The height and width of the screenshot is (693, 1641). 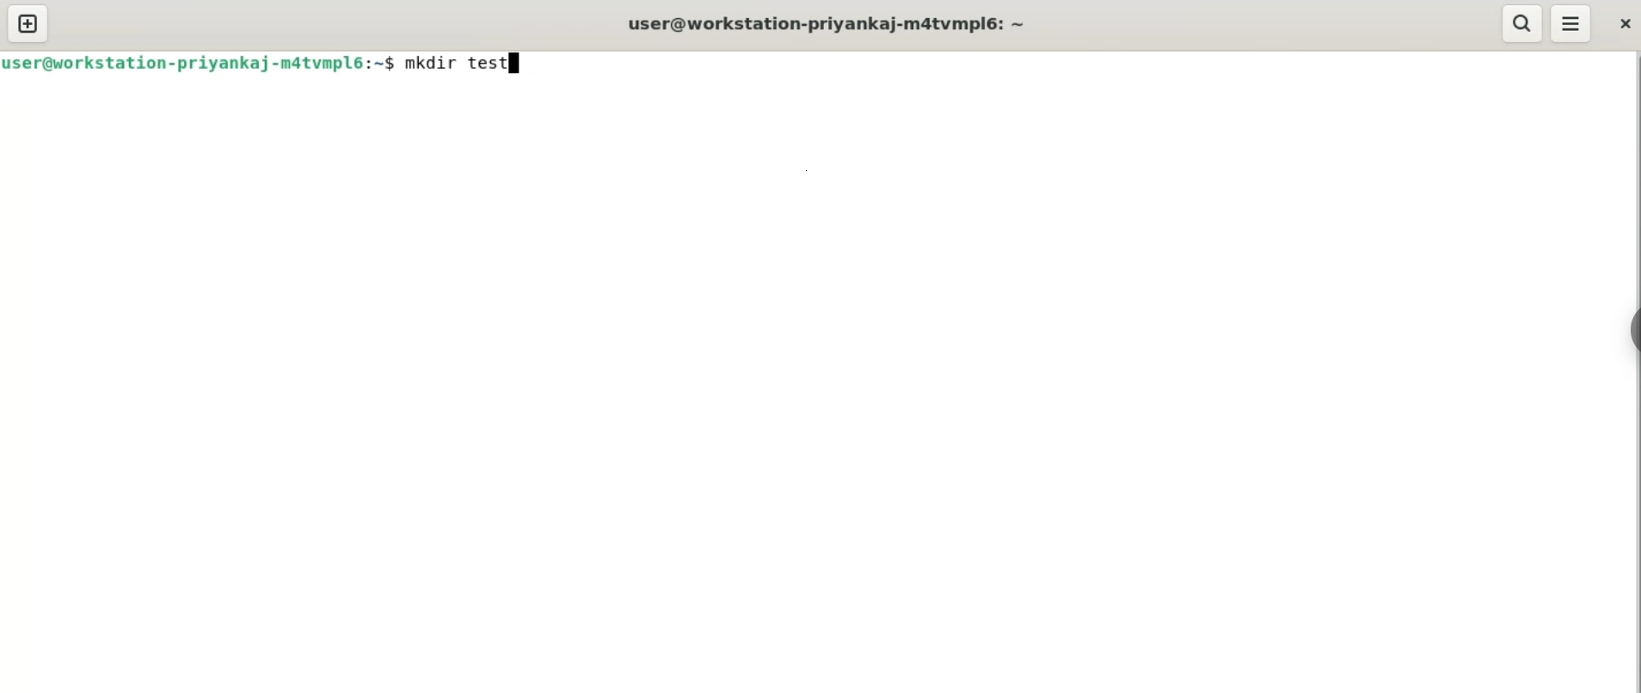 I want to click on close, so click(x=1621, y=26).